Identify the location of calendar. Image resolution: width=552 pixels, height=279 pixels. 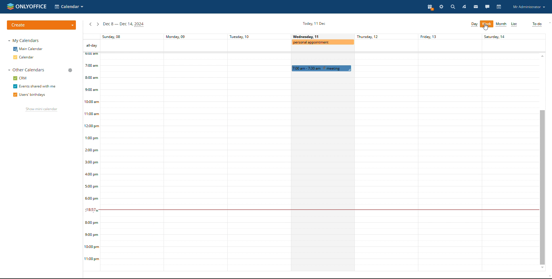
(25, 57).